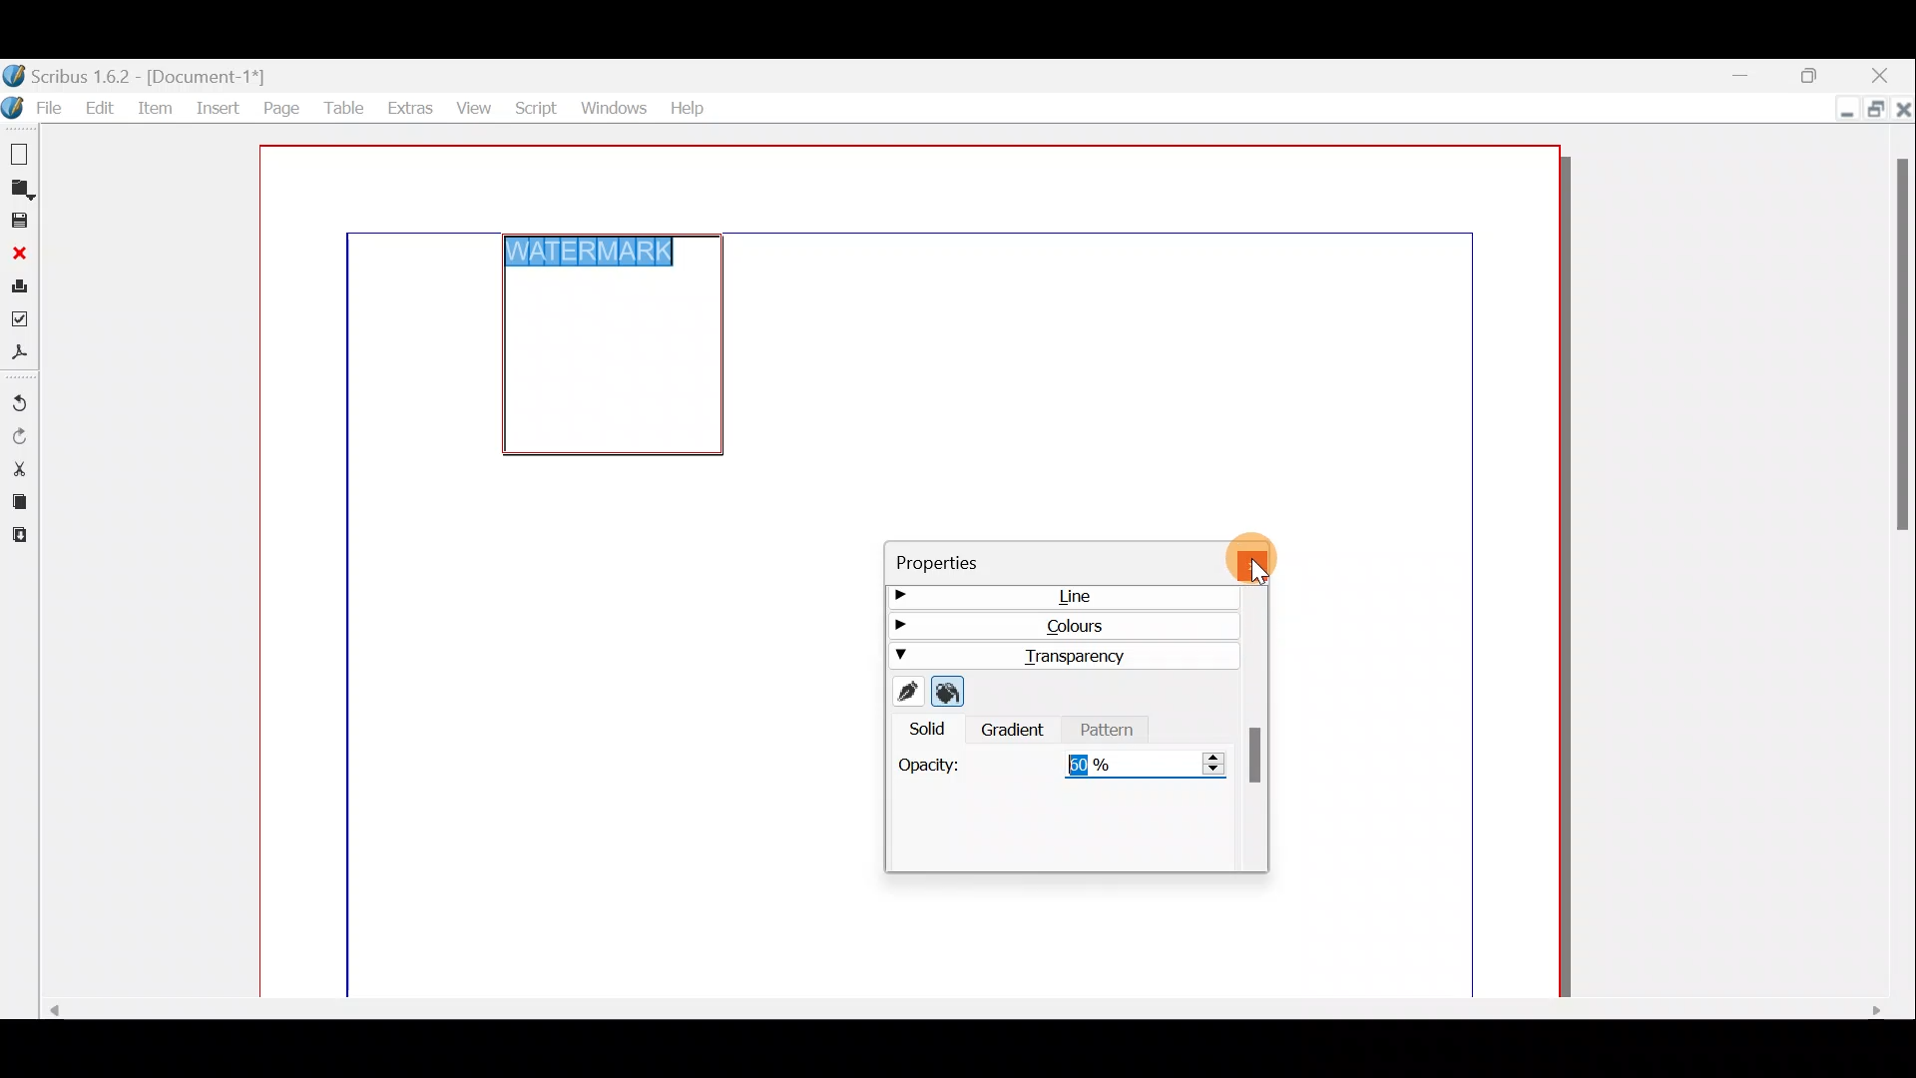 This screenshot has height=1078, width=1916. Describe the element at coordinates (18, 468) in the screenshot. I see `Cut` at that location.